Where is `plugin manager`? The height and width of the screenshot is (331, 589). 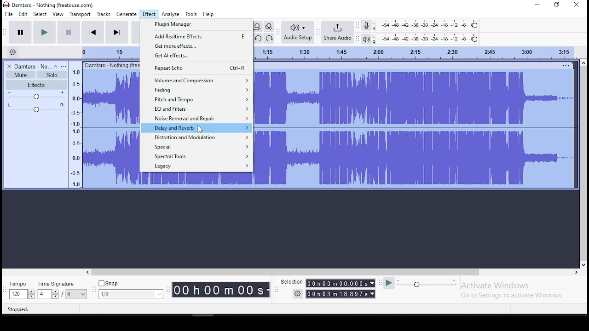 plugin manager is located at coordinates (196, 25).